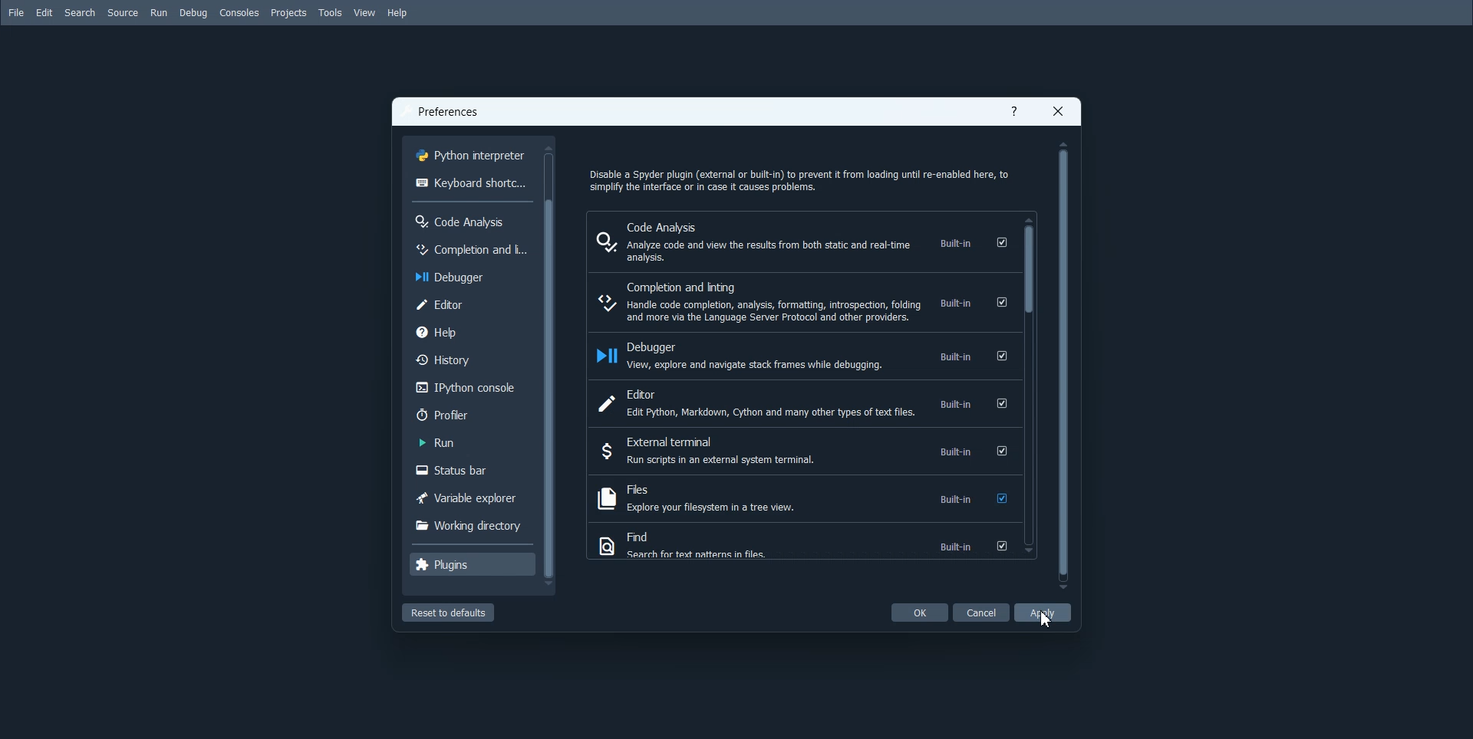 This screenshot has width=1473, height=739. I want to click on Search, so click(80, 13).